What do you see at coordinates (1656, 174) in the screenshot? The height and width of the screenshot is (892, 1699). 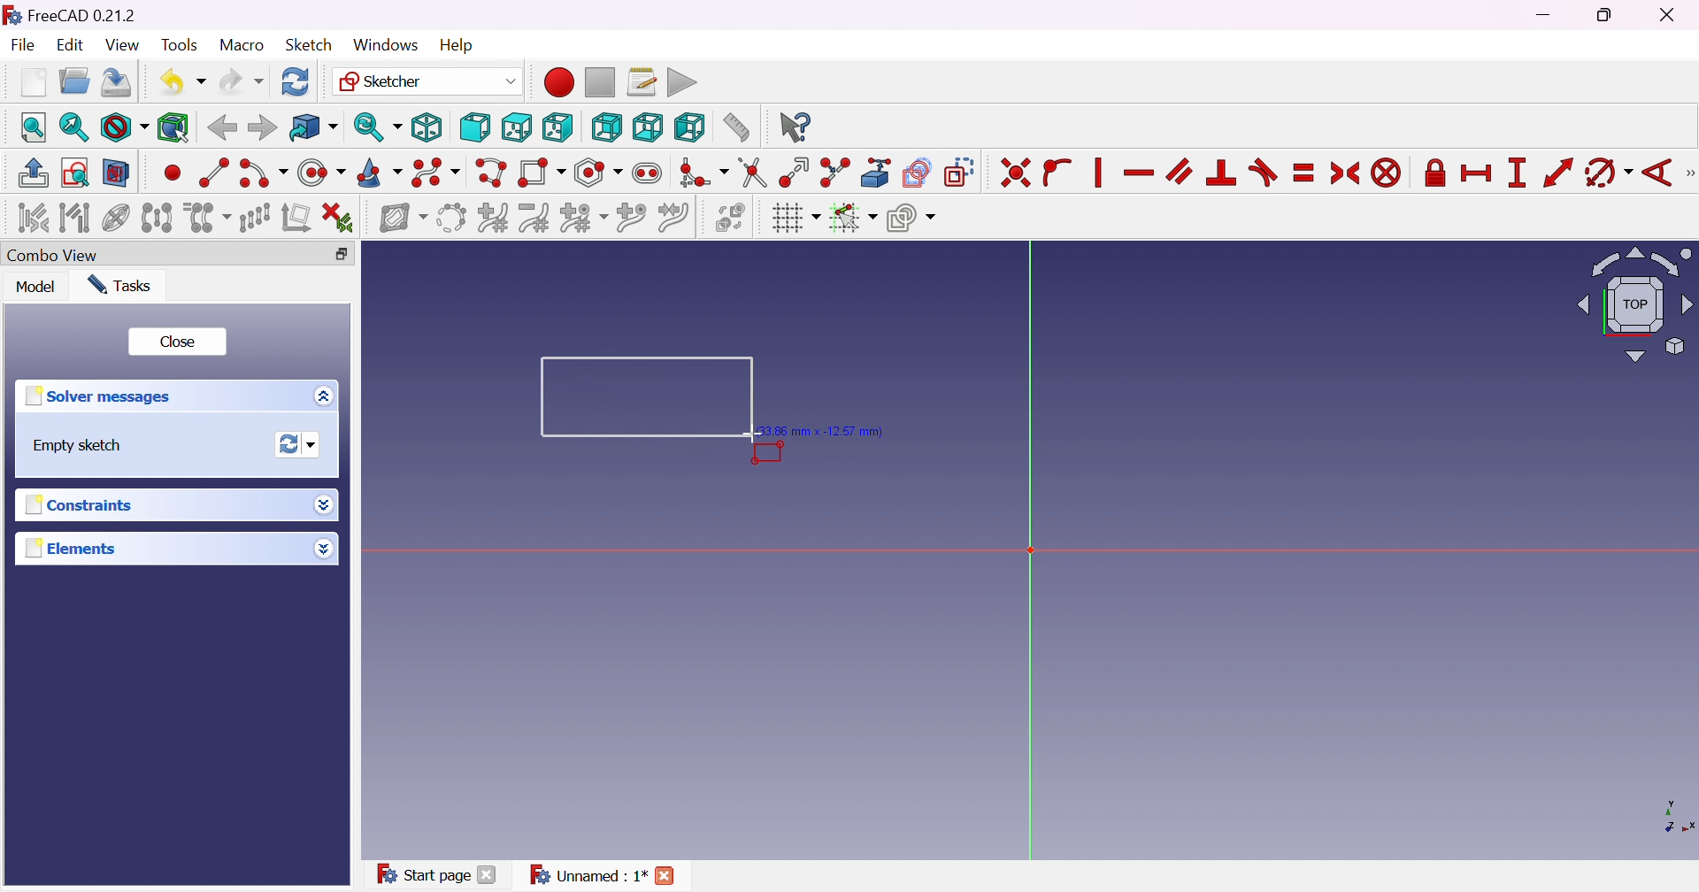 I see `Constrain angle` at bounding box center [1656, 174].